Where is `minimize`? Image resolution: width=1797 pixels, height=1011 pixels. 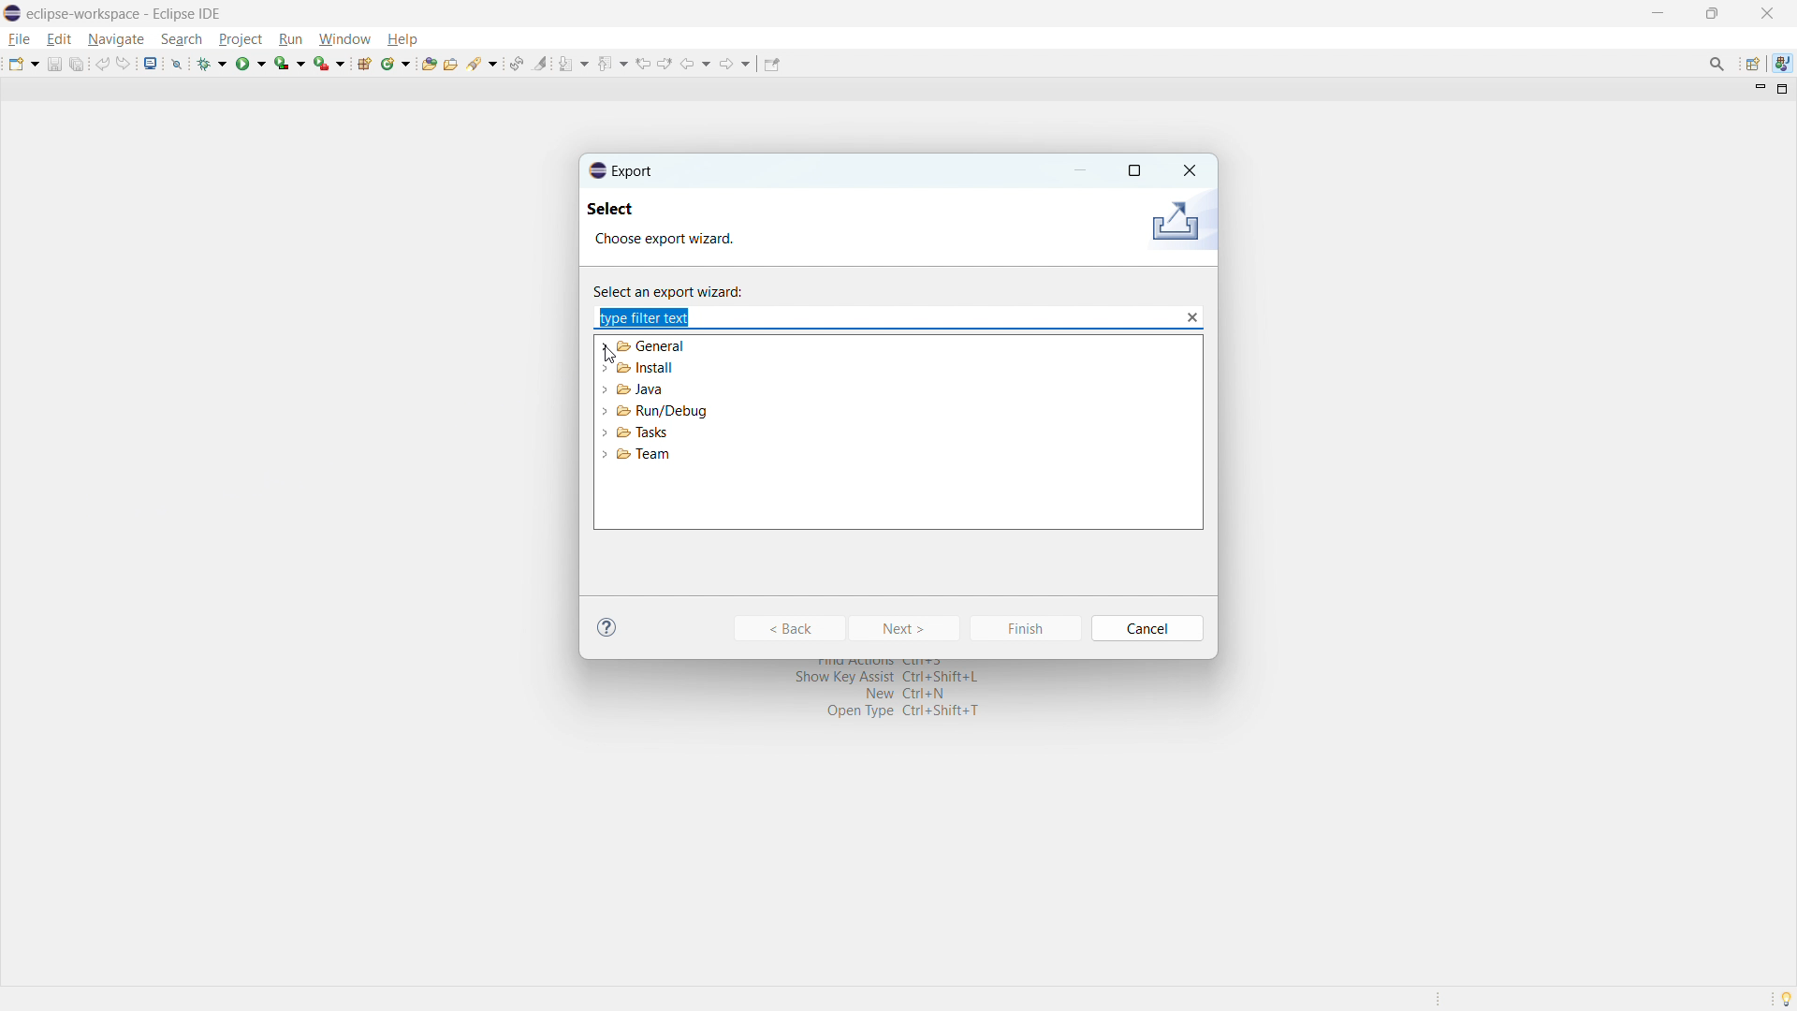
minimize is located at coordinates (1082, 170).